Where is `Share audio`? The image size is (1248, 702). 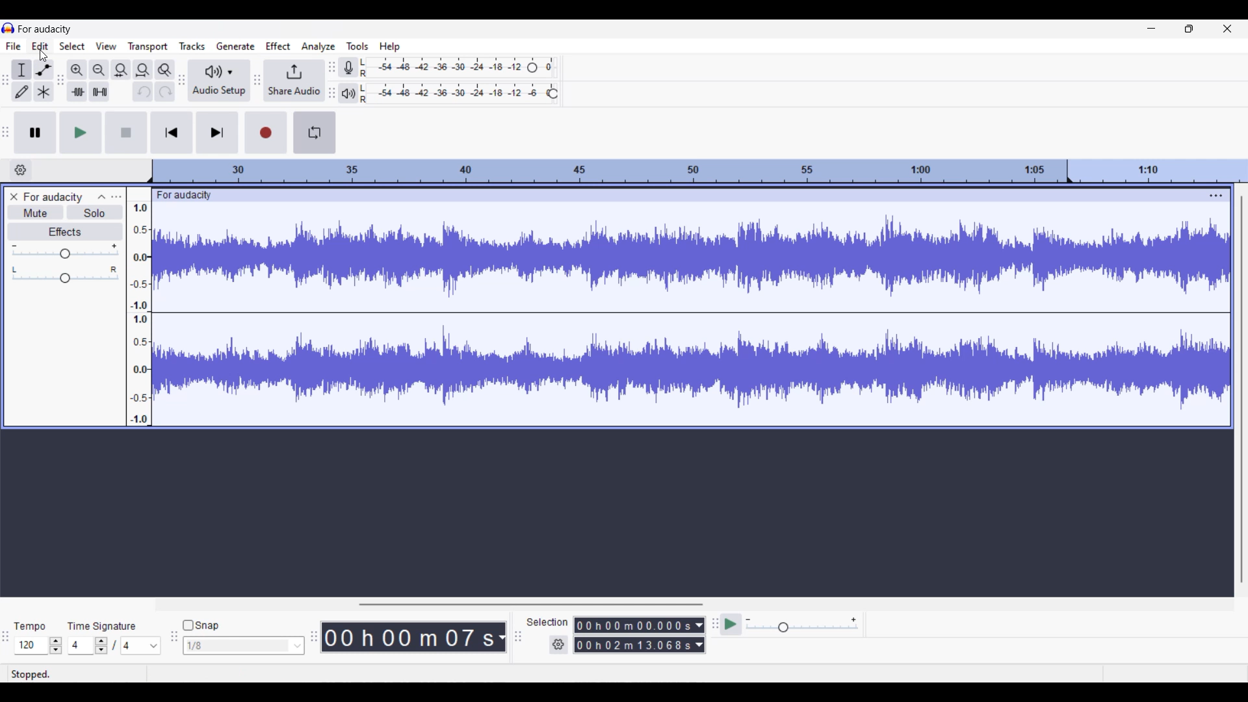
Share audio is located at coordinates (294, 81).